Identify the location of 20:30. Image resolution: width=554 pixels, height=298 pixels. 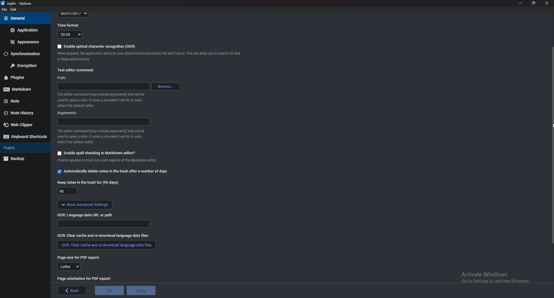
(70, 34).